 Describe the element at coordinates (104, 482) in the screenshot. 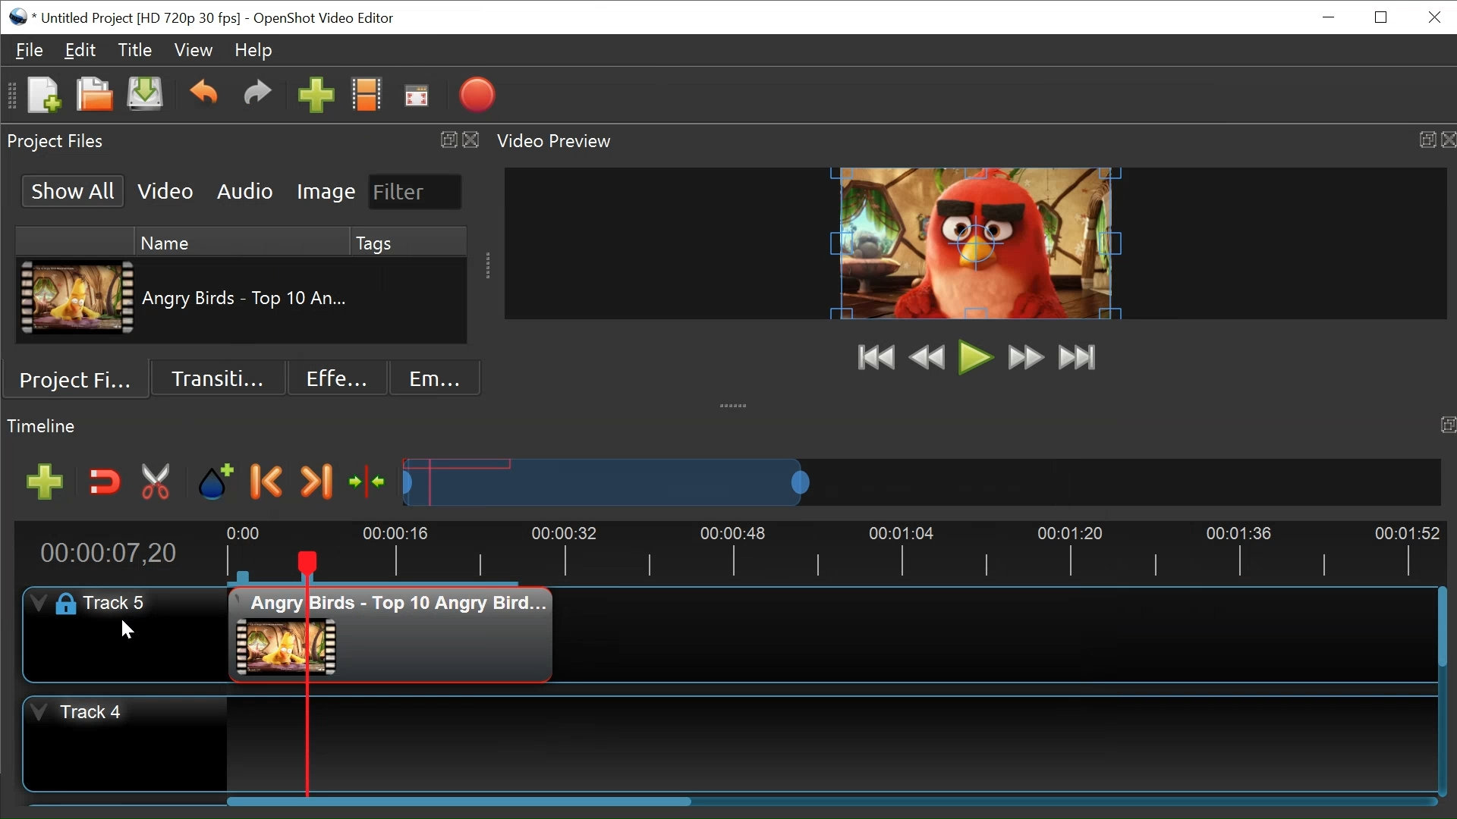

I see `Snap` at that location.